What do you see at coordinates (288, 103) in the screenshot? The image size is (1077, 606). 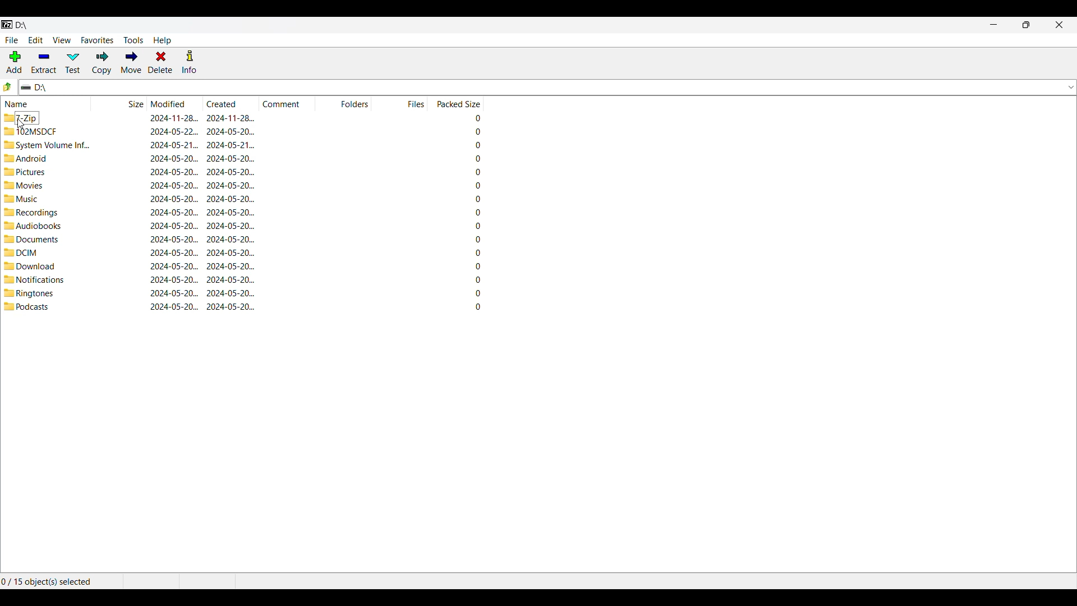 I see `Comment column` at bounding box center [288, 103].